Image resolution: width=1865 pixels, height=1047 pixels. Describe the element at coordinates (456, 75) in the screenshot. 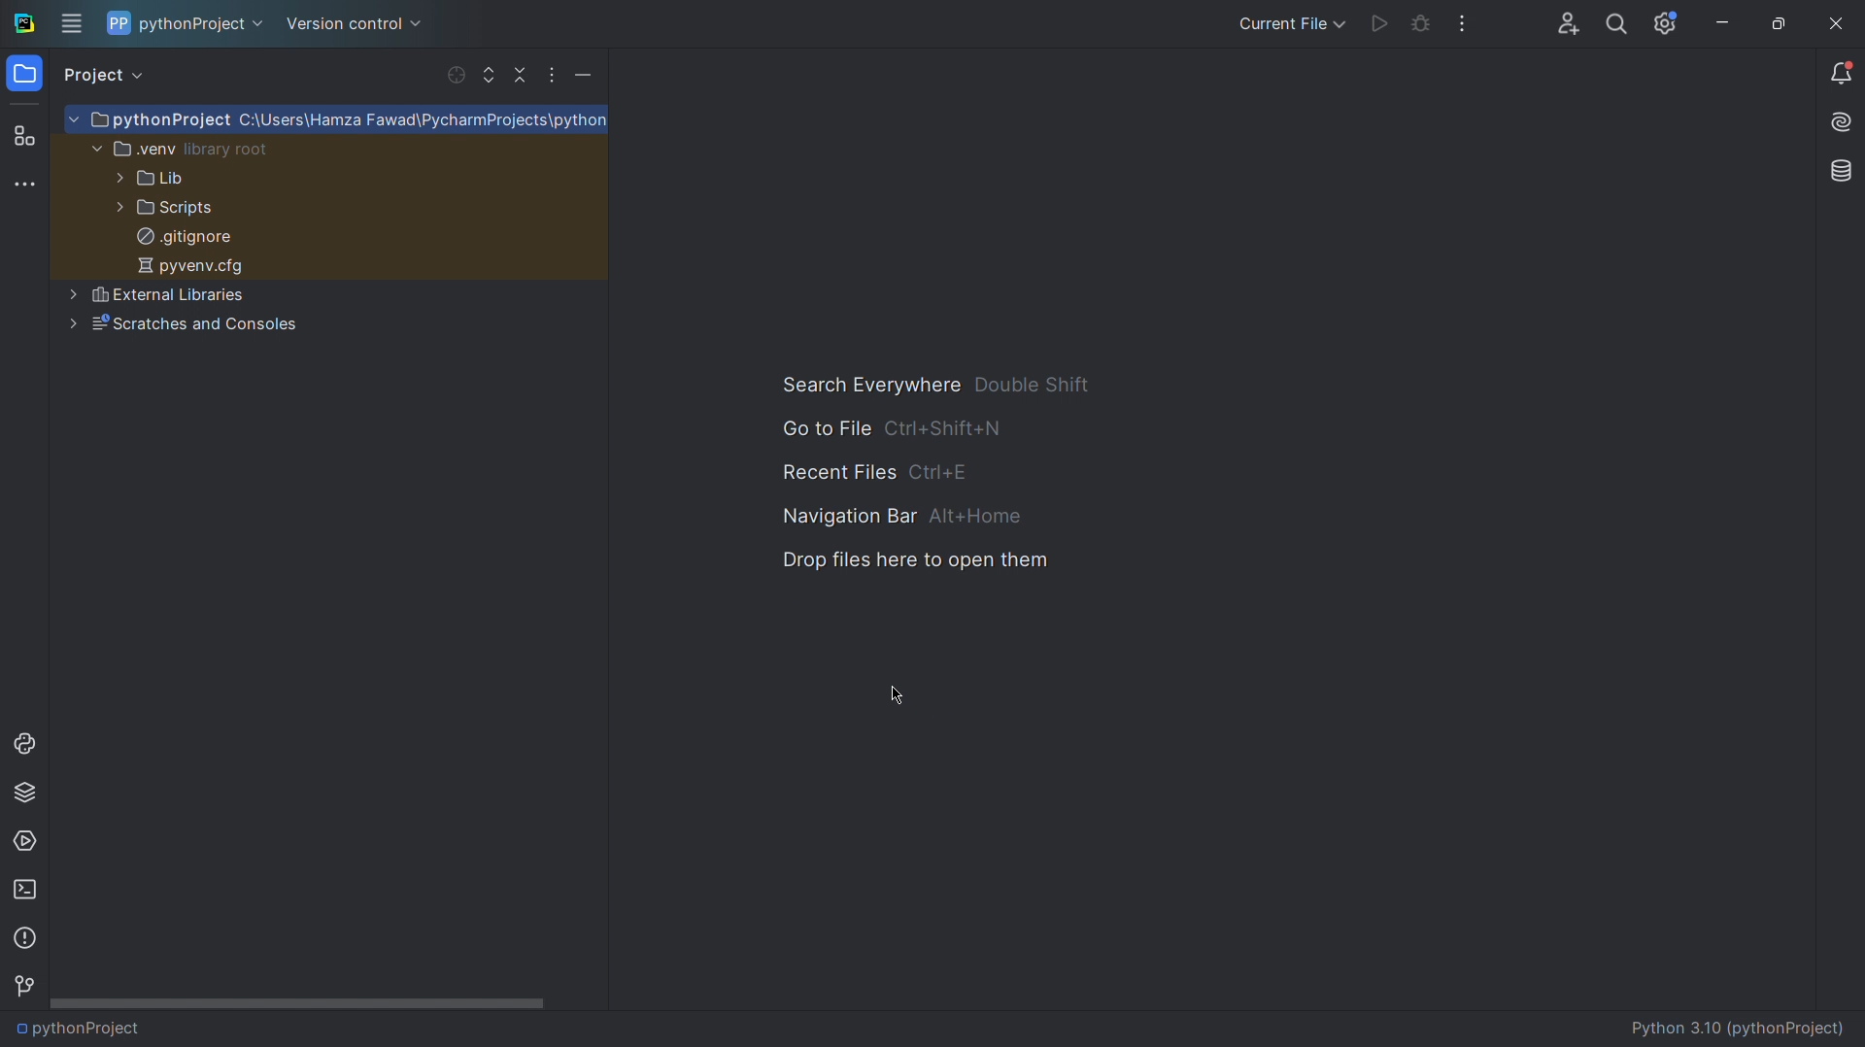

I see `select target` at that location.